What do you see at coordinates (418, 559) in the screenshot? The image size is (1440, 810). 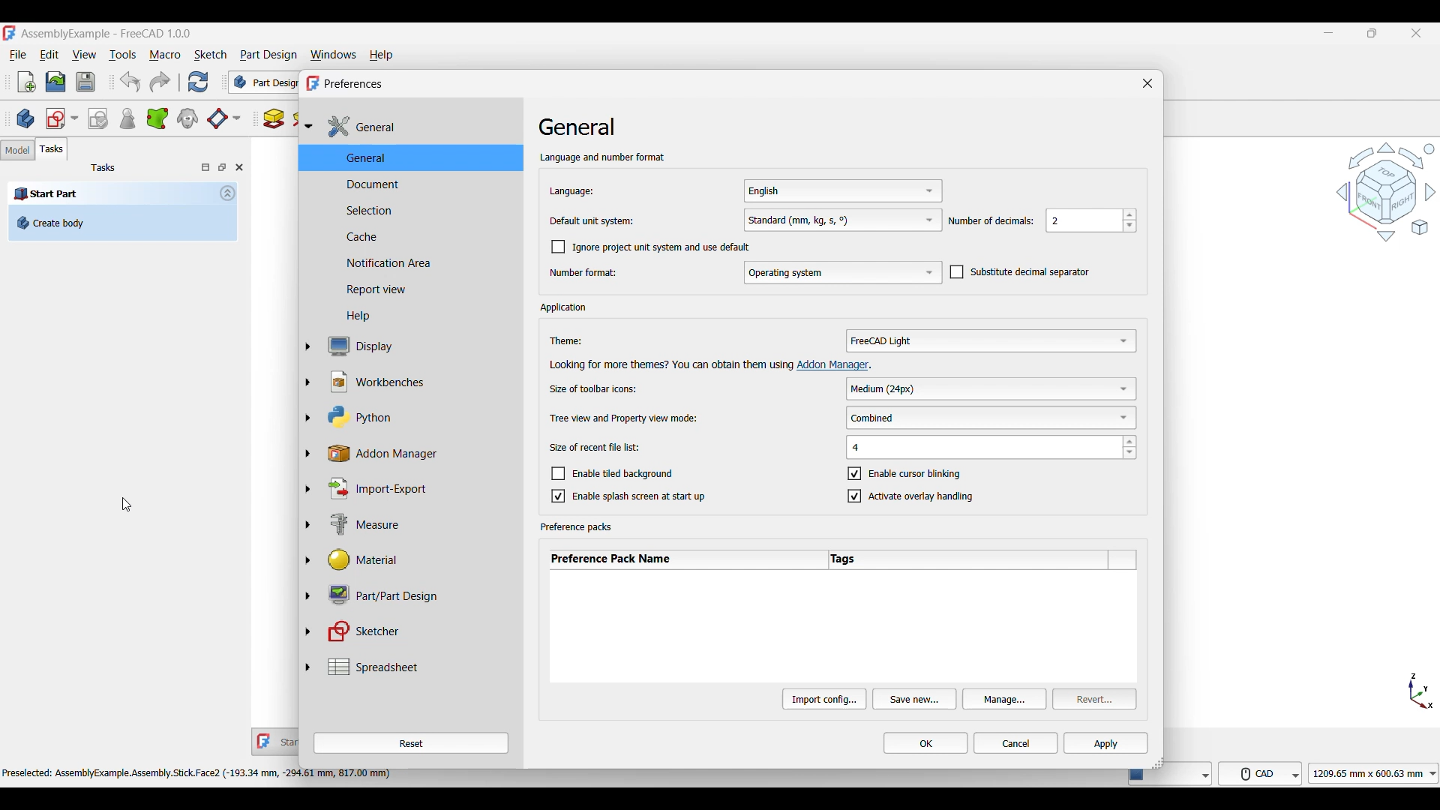 I see `Material` at bounding box center [418, 559].